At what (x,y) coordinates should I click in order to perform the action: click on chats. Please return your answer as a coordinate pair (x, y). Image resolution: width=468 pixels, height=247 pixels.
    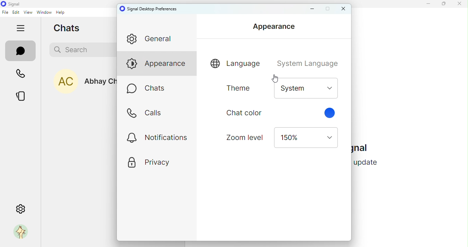
    Looking at the image, I should click on (21, 51).